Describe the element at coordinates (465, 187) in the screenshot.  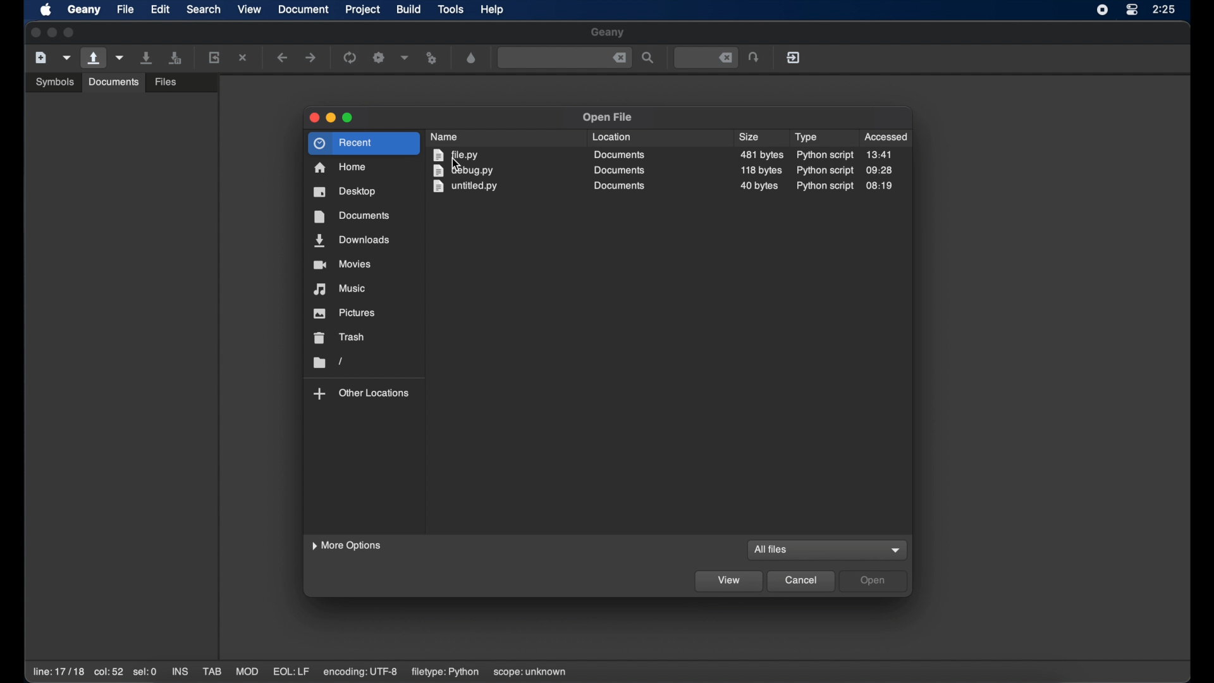
I see `untitled.py` at that location.